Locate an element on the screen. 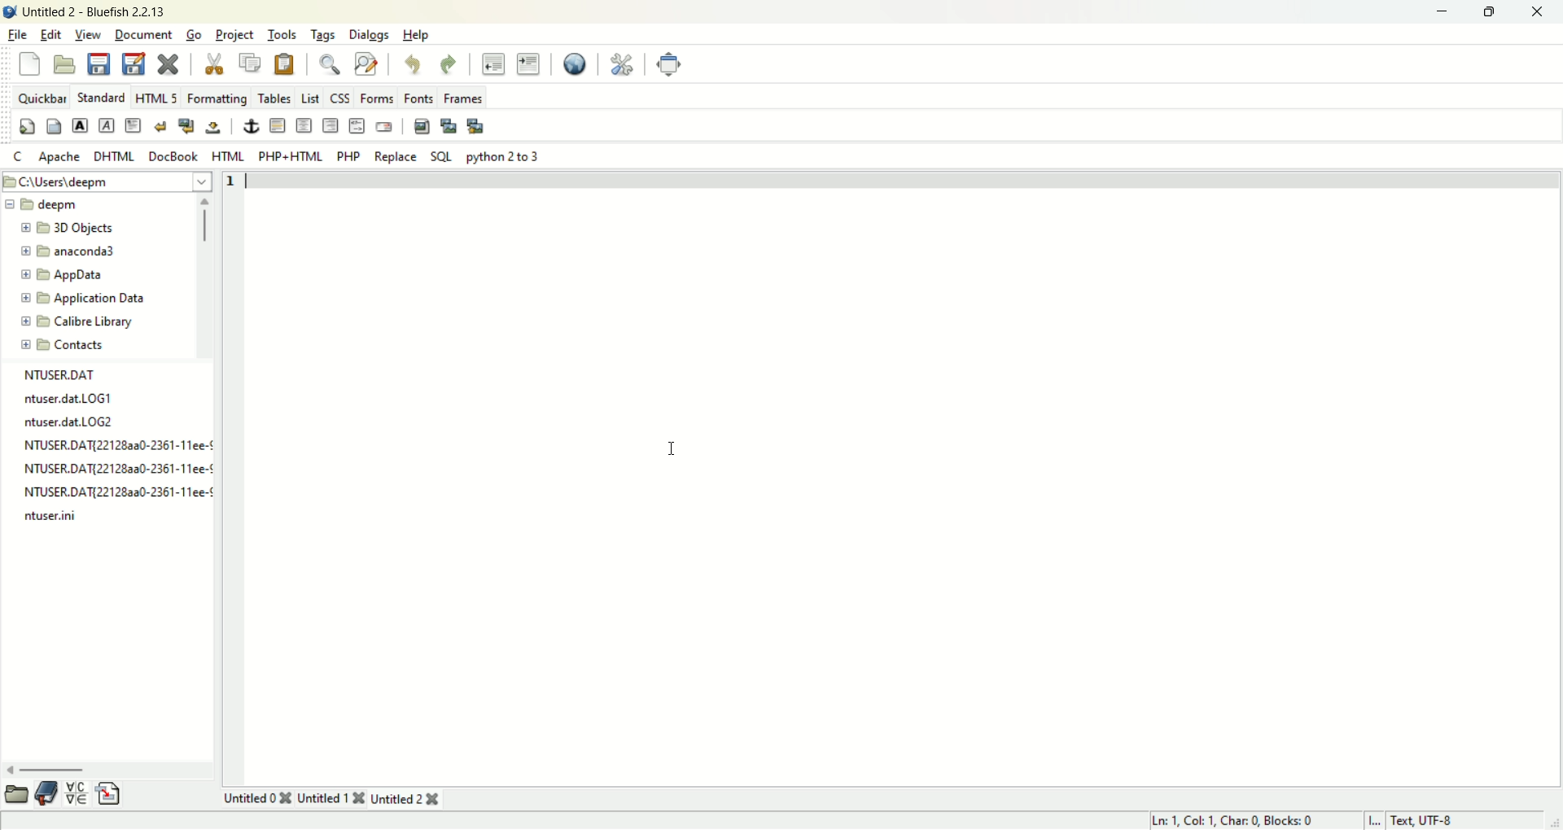  save current file is located at coordinates (99, 63).